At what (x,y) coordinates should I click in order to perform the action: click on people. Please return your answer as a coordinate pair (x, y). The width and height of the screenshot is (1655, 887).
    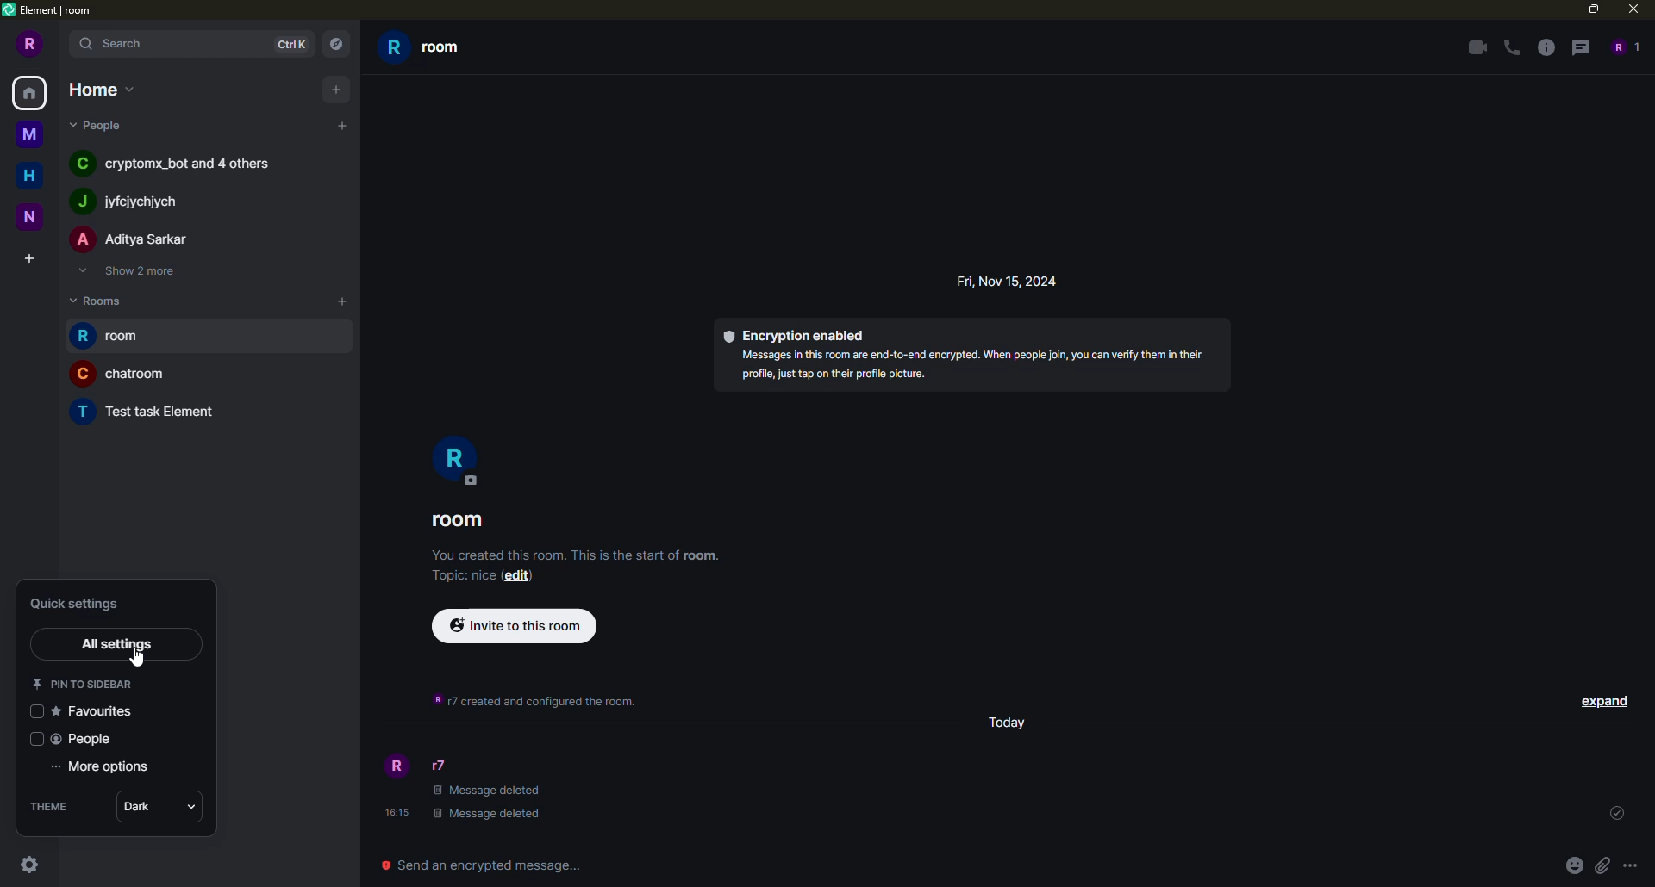
    Looking at the image, I should click on (133, 240).